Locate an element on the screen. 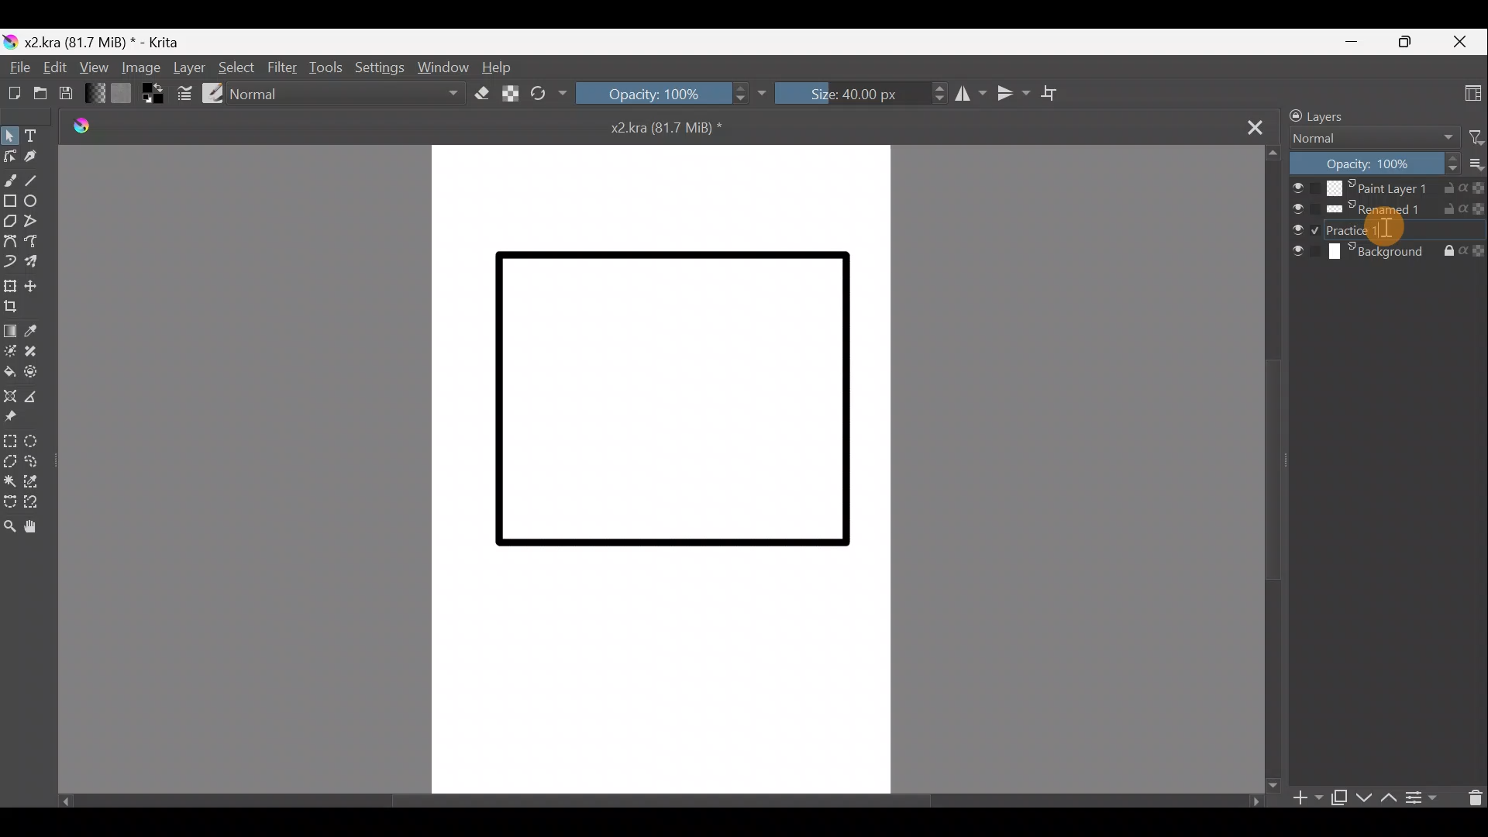 This screenshot has width=1488, height=837. Choose workspace is located at coordinates (1461, 92).